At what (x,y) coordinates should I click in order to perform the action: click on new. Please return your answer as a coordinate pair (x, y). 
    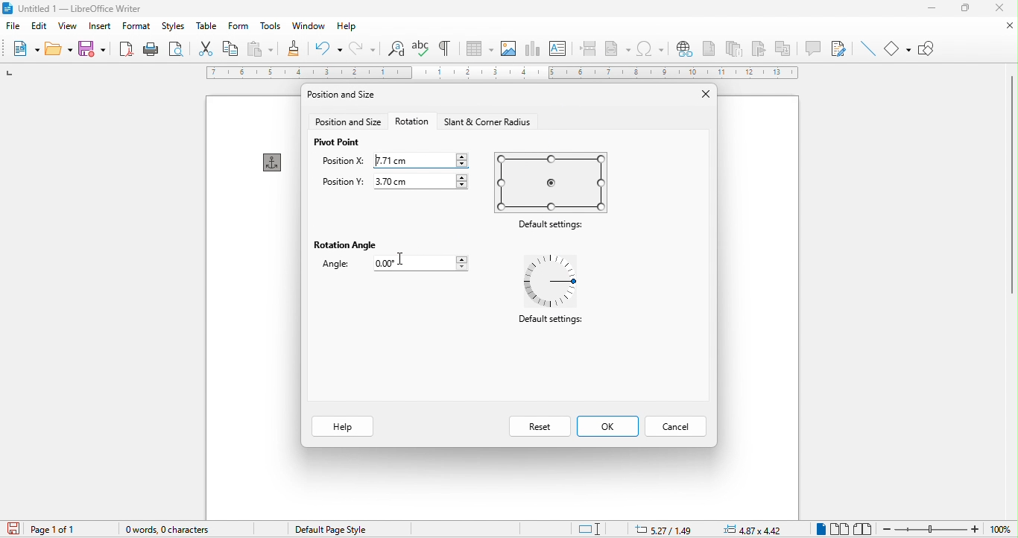
    Looking at the image, I should click on (25, 50).